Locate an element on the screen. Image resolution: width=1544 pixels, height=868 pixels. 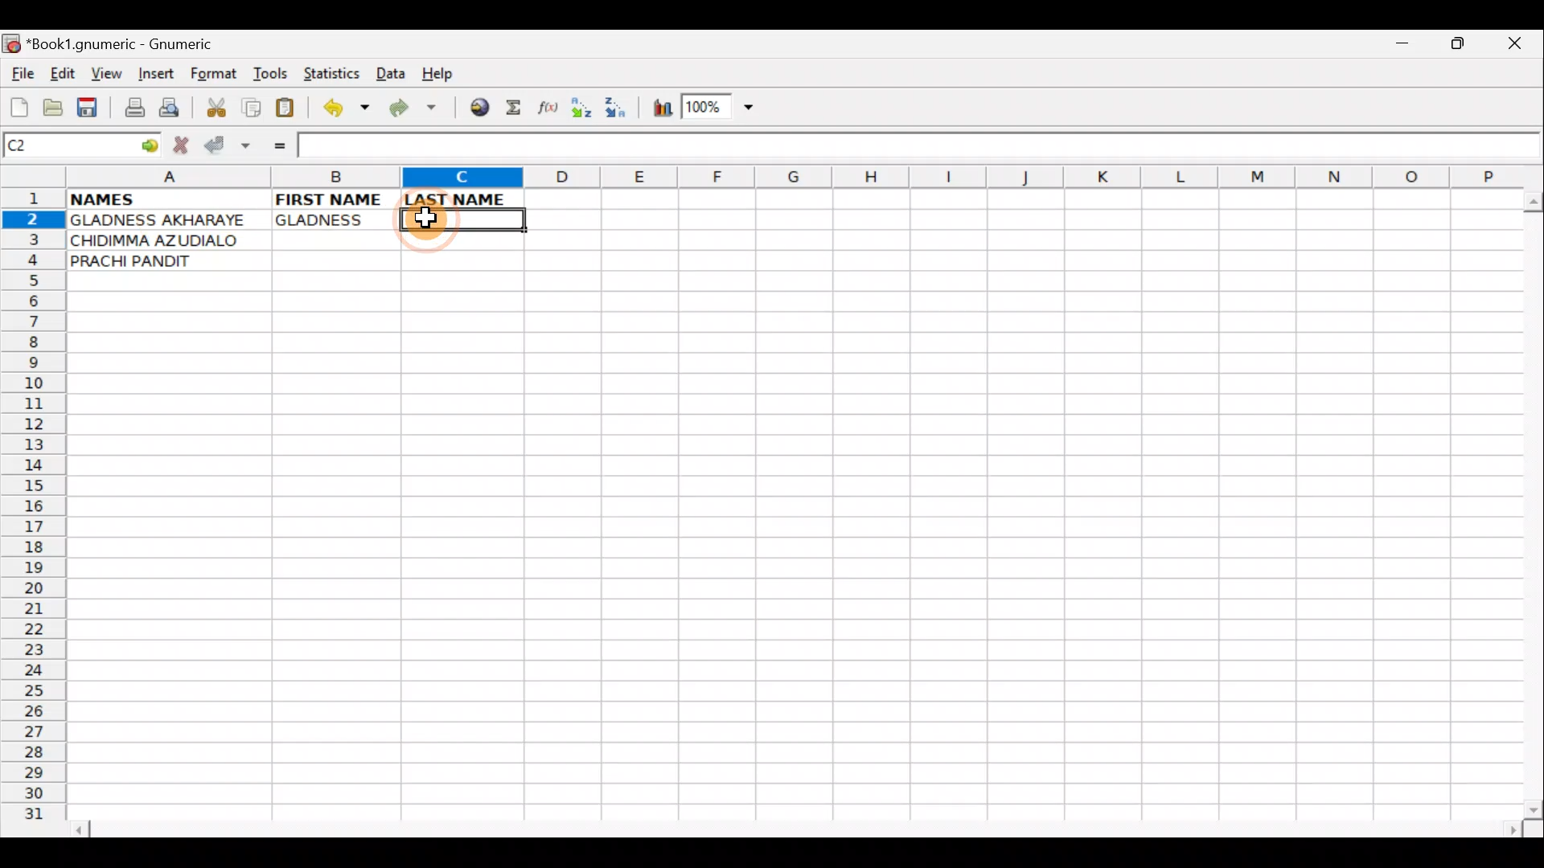
go to is located at coordinates (148, 143).